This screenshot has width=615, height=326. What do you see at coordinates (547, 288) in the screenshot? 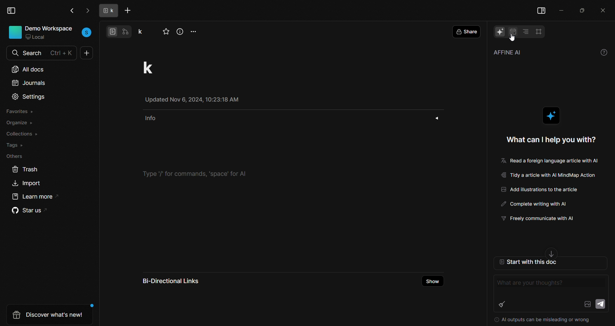
I see `writing area` at bounding box center [547, 288].